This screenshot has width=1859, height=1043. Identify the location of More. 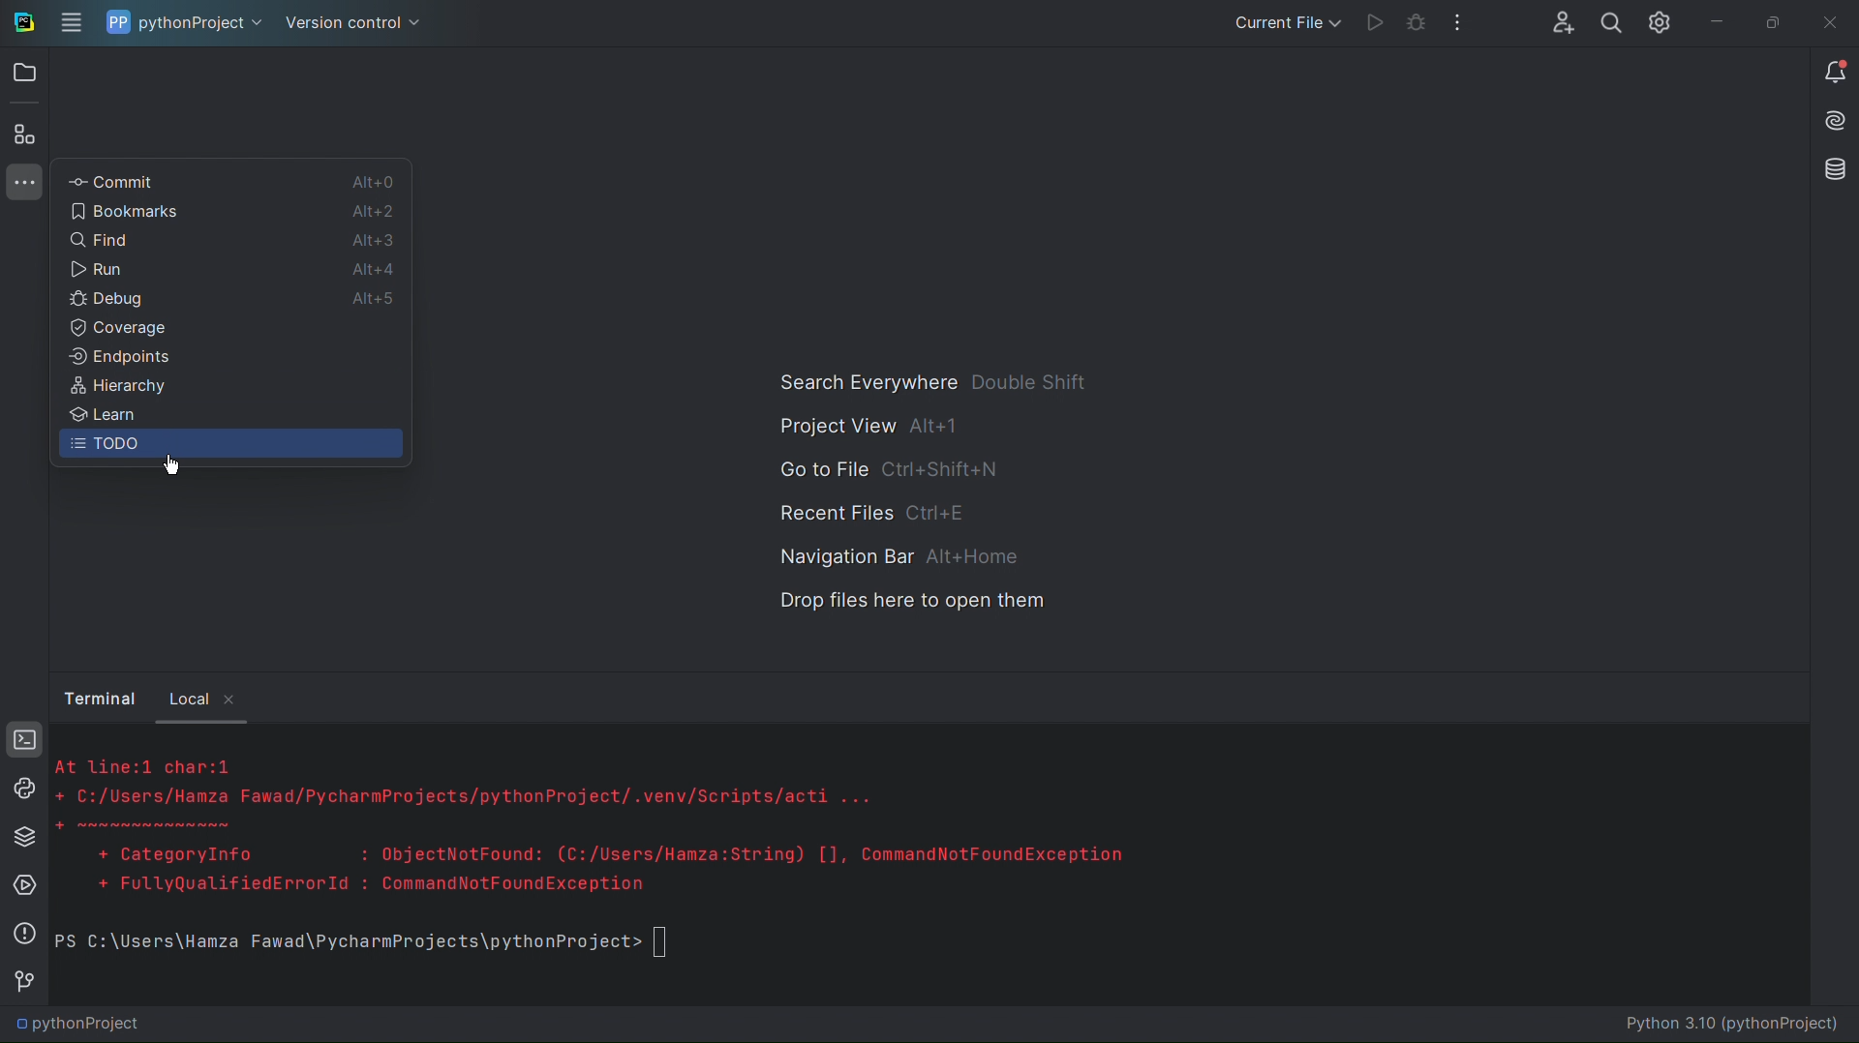
(23, 183).